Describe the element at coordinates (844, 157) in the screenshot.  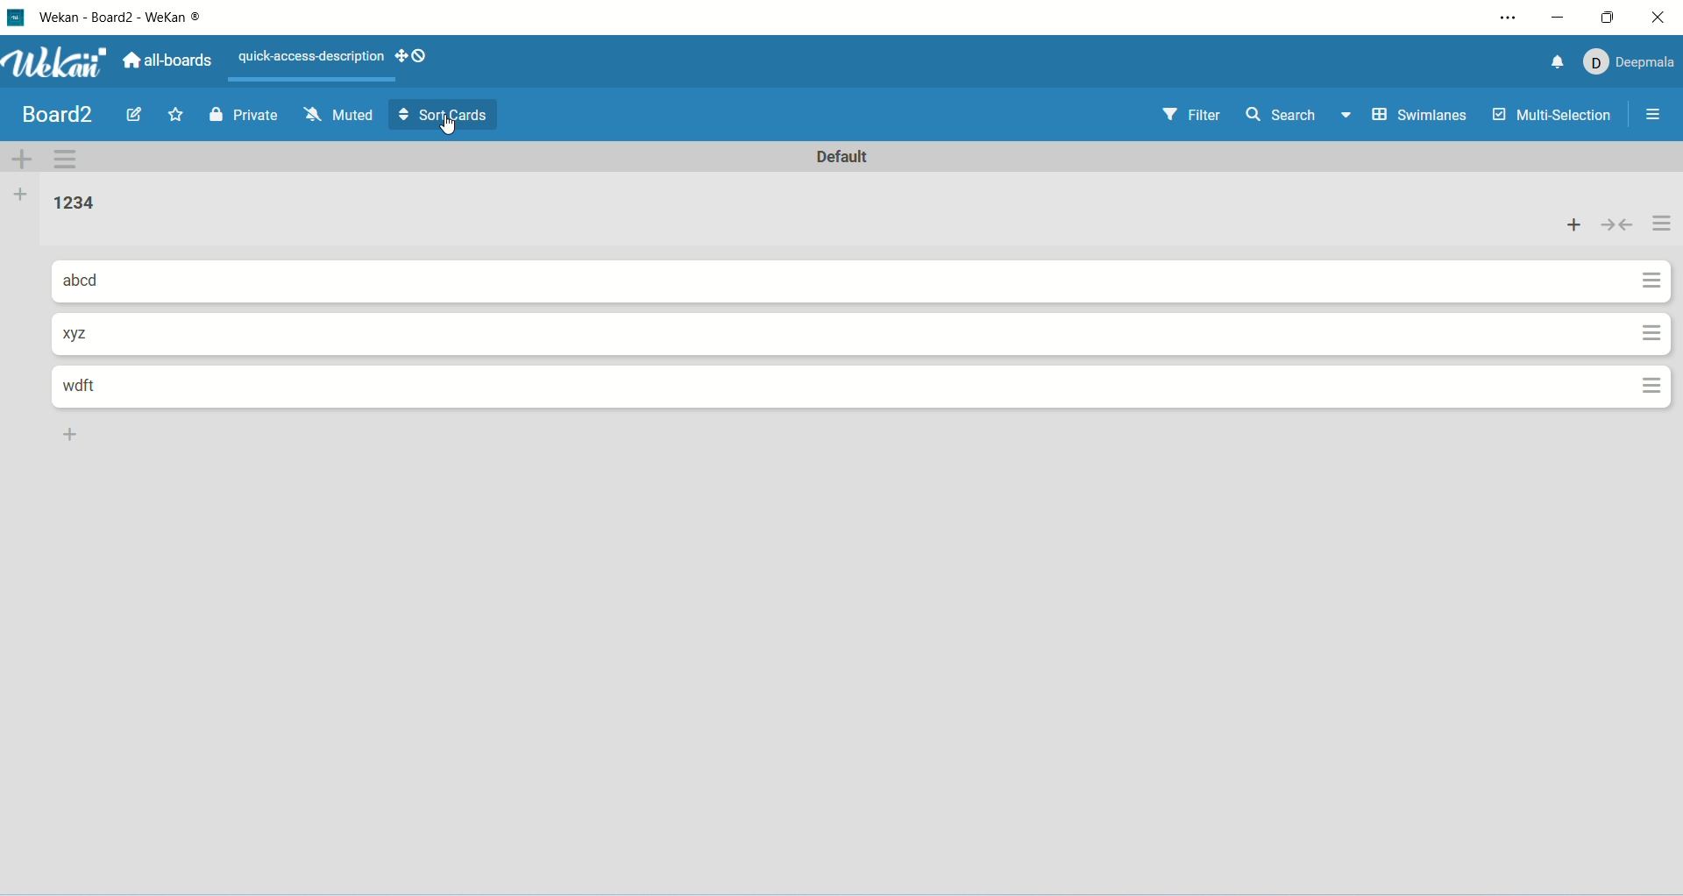
I see `default` at that location.